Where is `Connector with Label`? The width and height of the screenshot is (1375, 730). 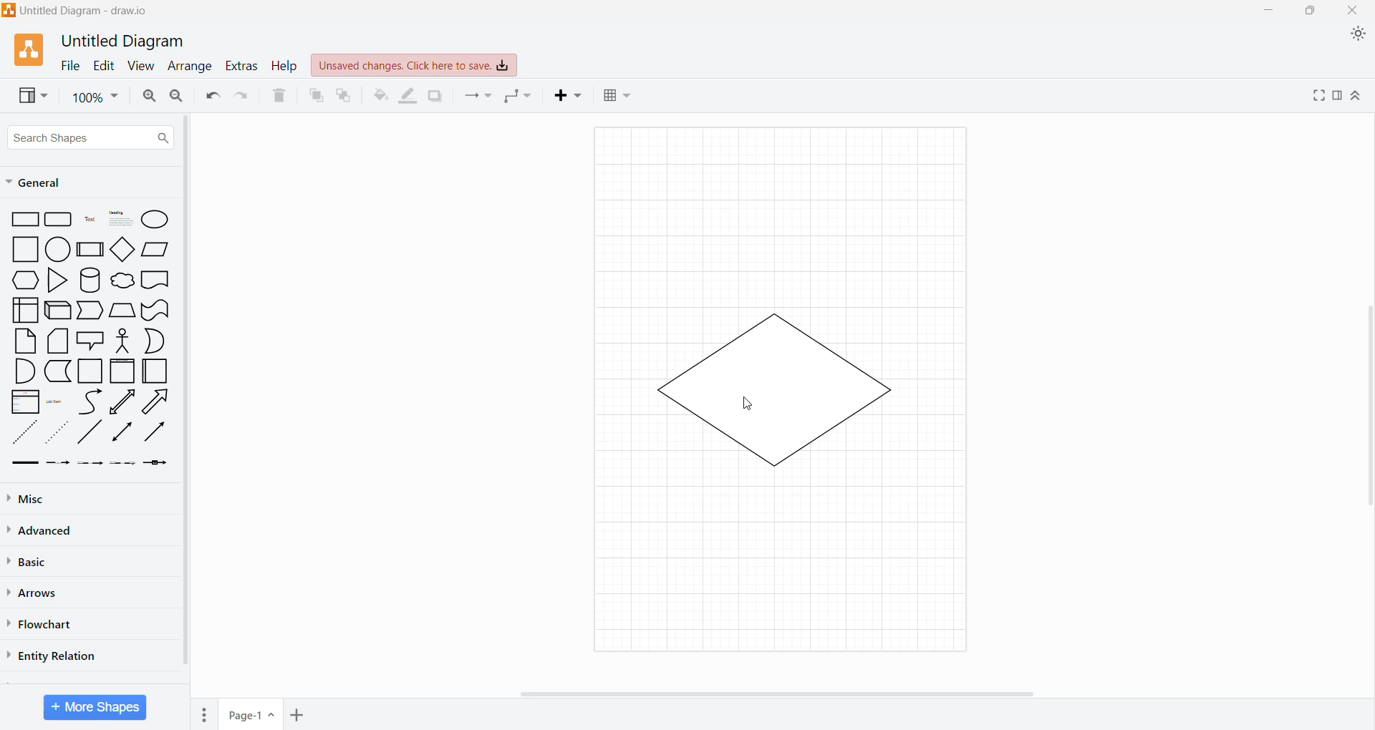 Connector with Label is located at coordinates (59, 464).